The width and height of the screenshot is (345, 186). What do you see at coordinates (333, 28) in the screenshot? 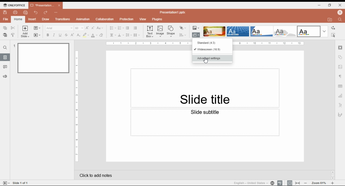
I see `replace` at bounding box center [333, 28].